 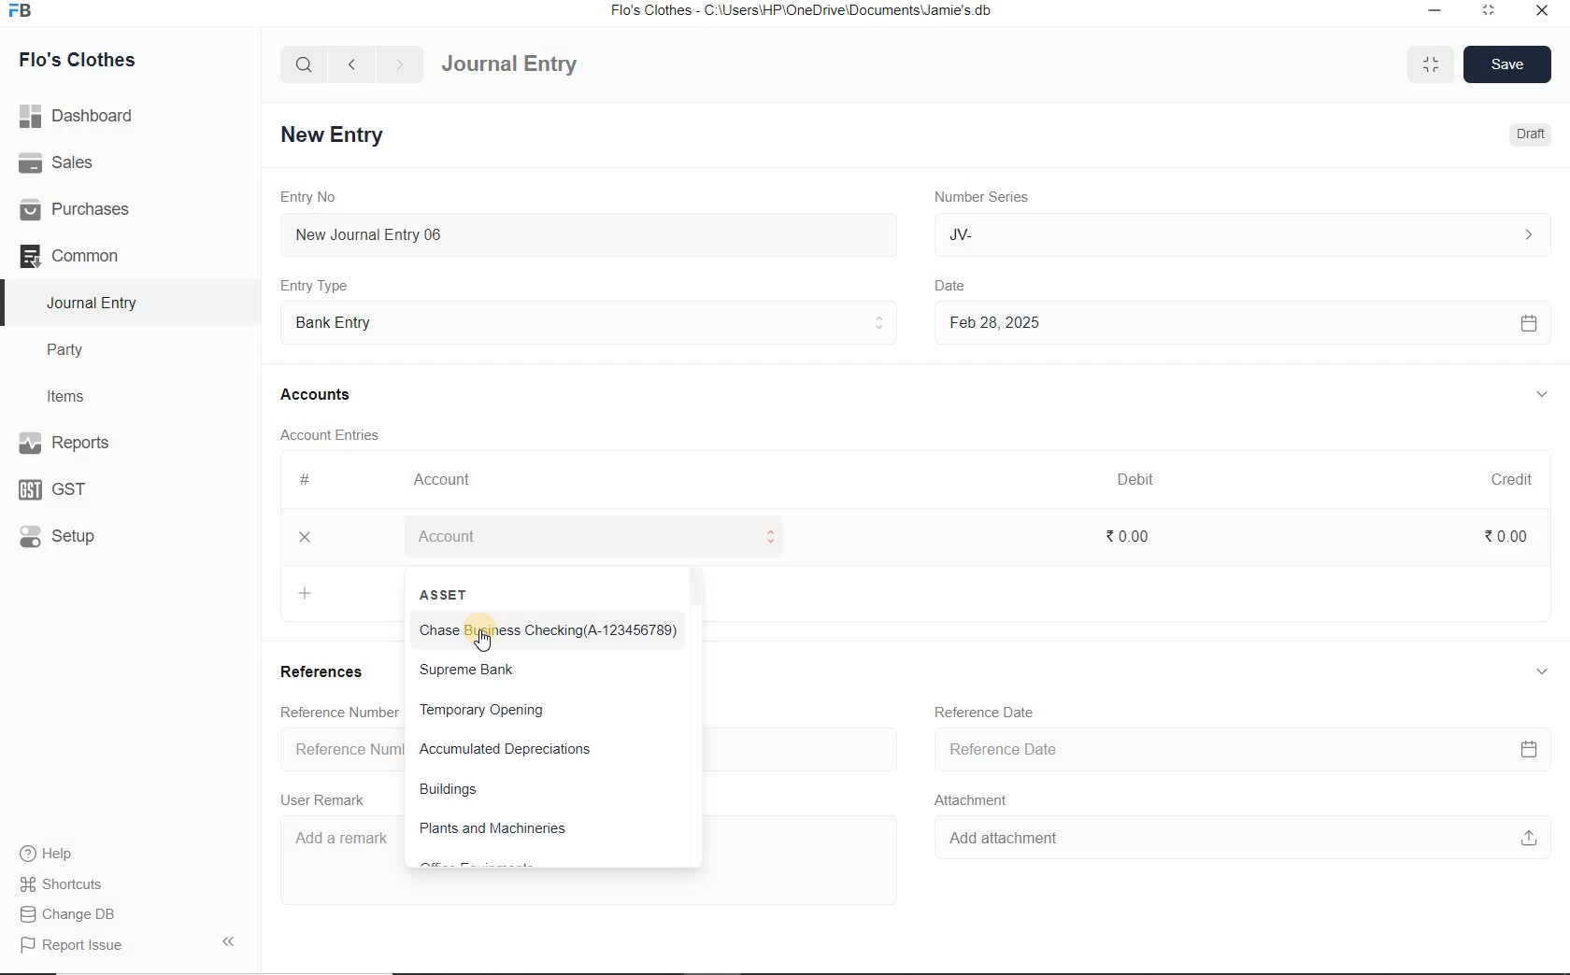 I want to click on Shortcuts, so click(x=62, y=881).